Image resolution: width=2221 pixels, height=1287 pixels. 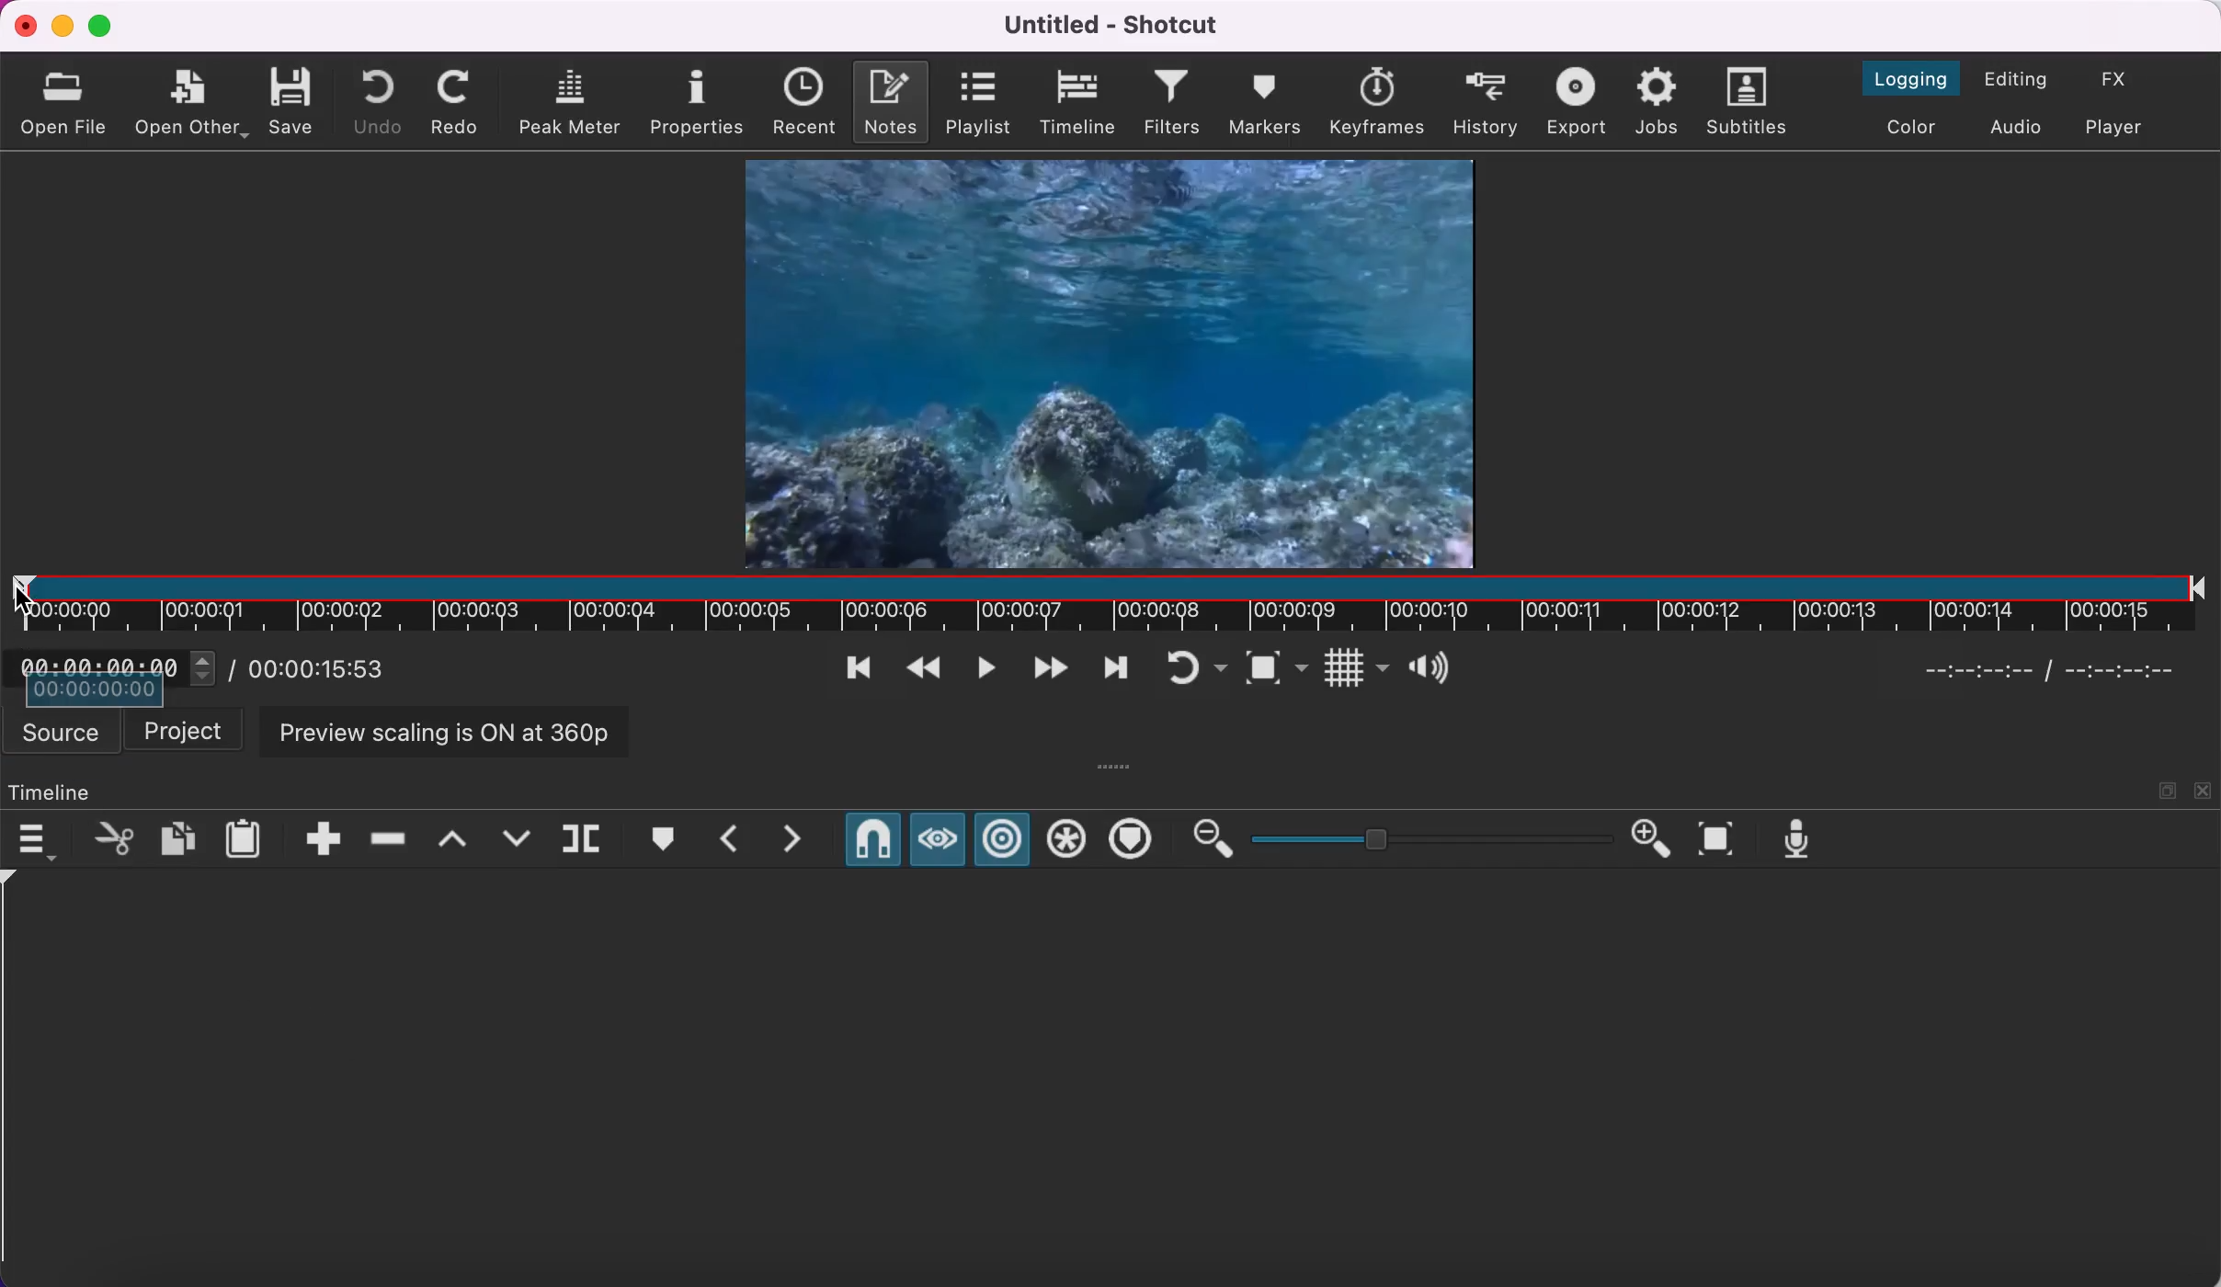 What do you see at coordinates (297, 97) in the screenshot?
I see `save` at bounding box center [297, 97].